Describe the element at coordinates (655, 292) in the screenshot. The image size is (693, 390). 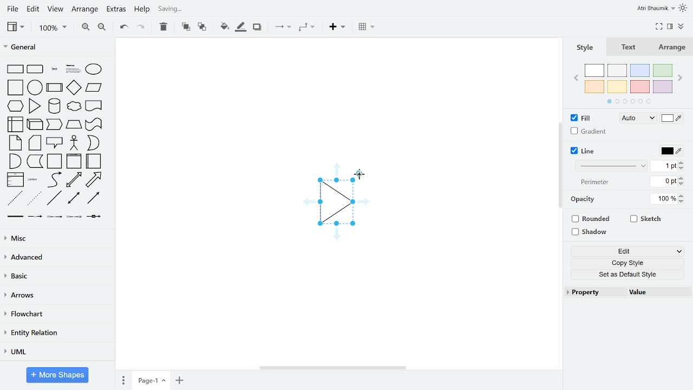
I see `value` at that location.